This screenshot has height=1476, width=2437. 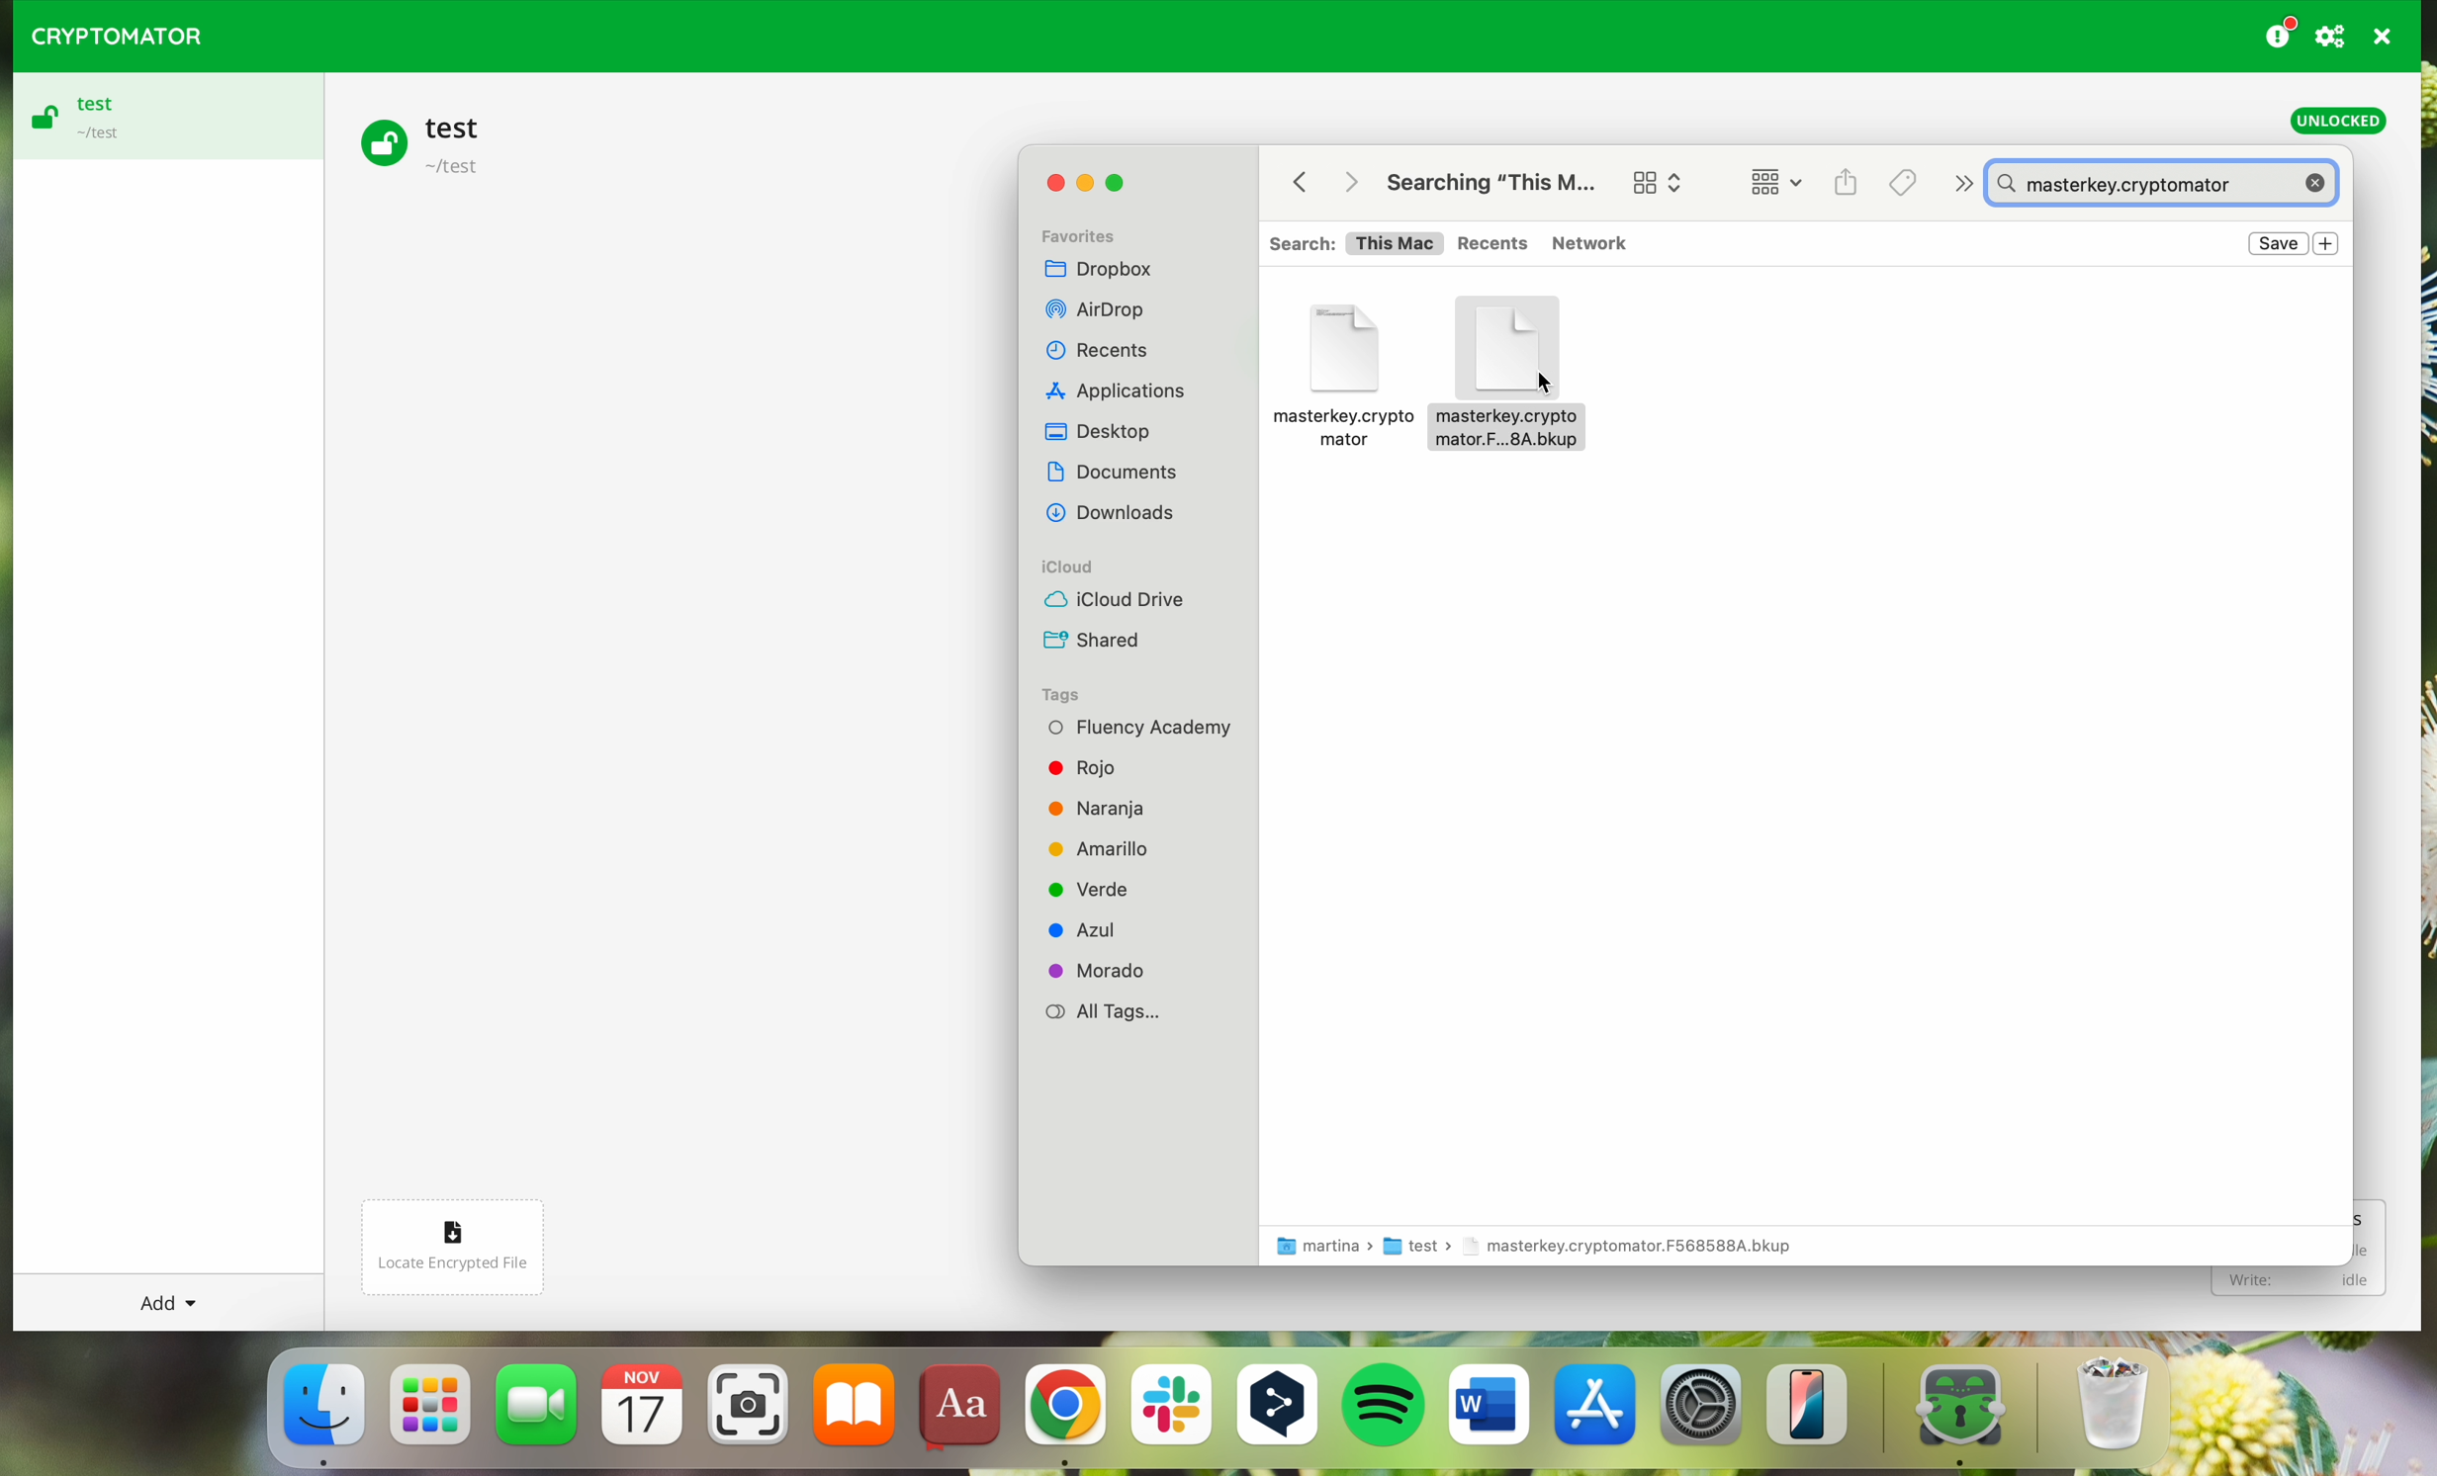 What do you see at coordinates (1497, 176) in the screenshot?
I see `search for` at bounding box center [1497, 176].